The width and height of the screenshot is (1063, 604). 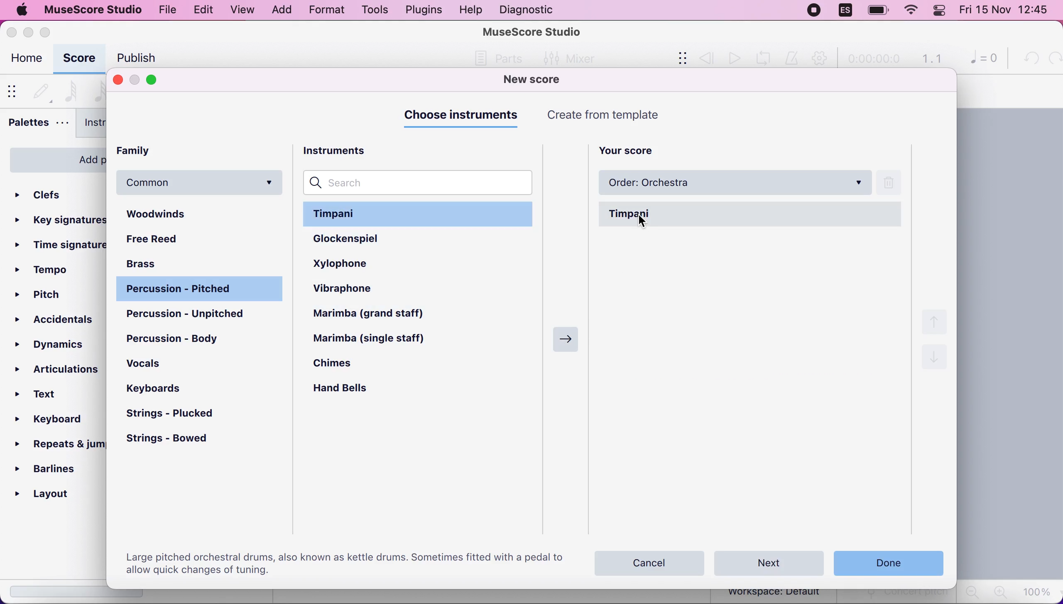 I want to click on 100%, so click(x=1039, y=591).